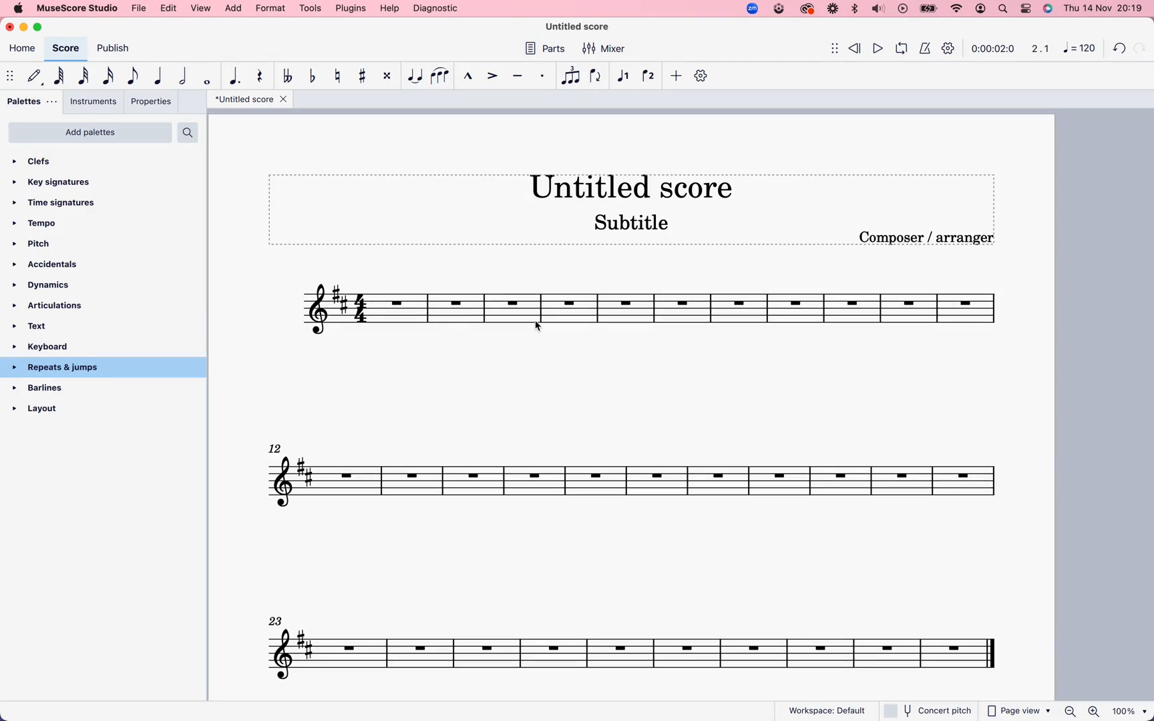 The height and width of the screenshot is (721, 1154). I want to click on mixer, so click(604, 49).